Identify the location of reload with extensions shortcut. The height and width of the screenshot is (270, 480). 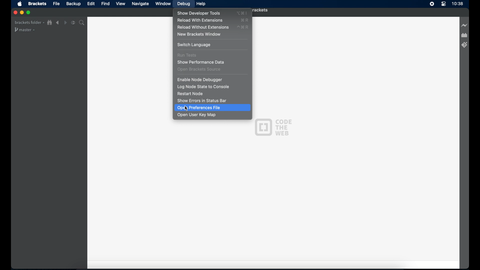
(244, 20).